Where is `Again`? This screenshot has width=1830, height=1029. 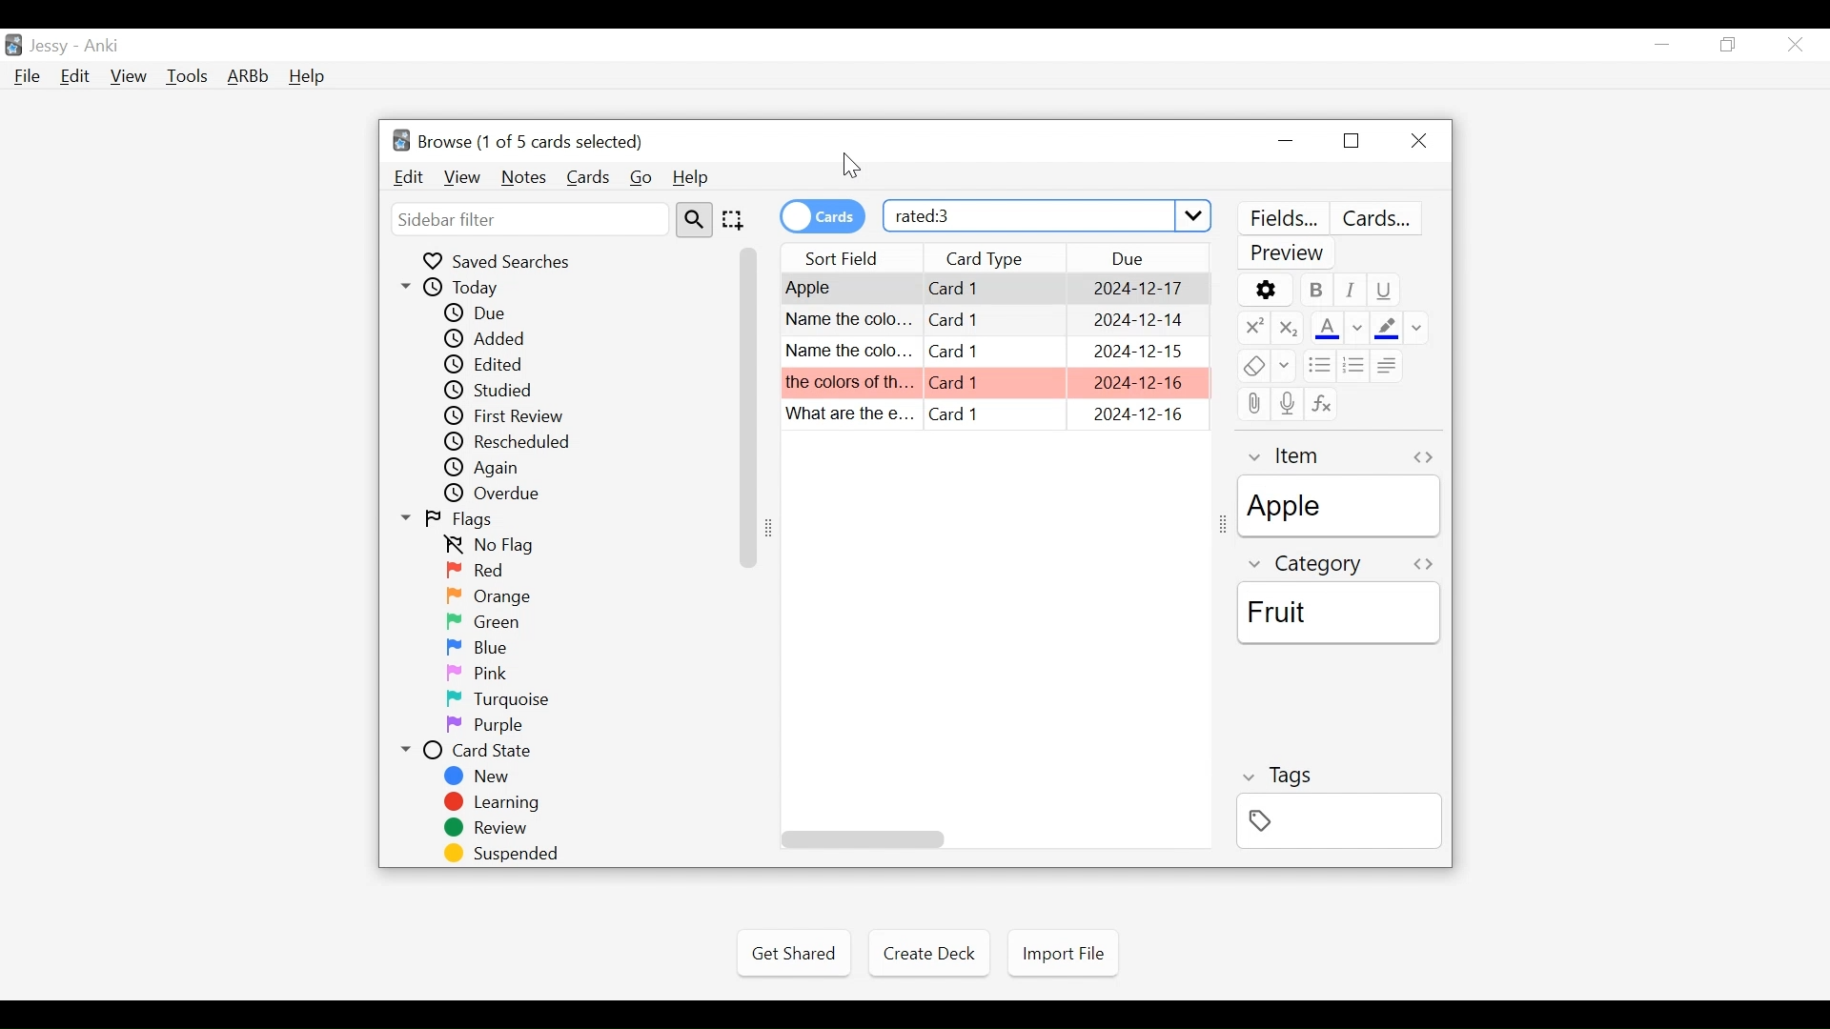 Again is located at coordinates (493, 470).